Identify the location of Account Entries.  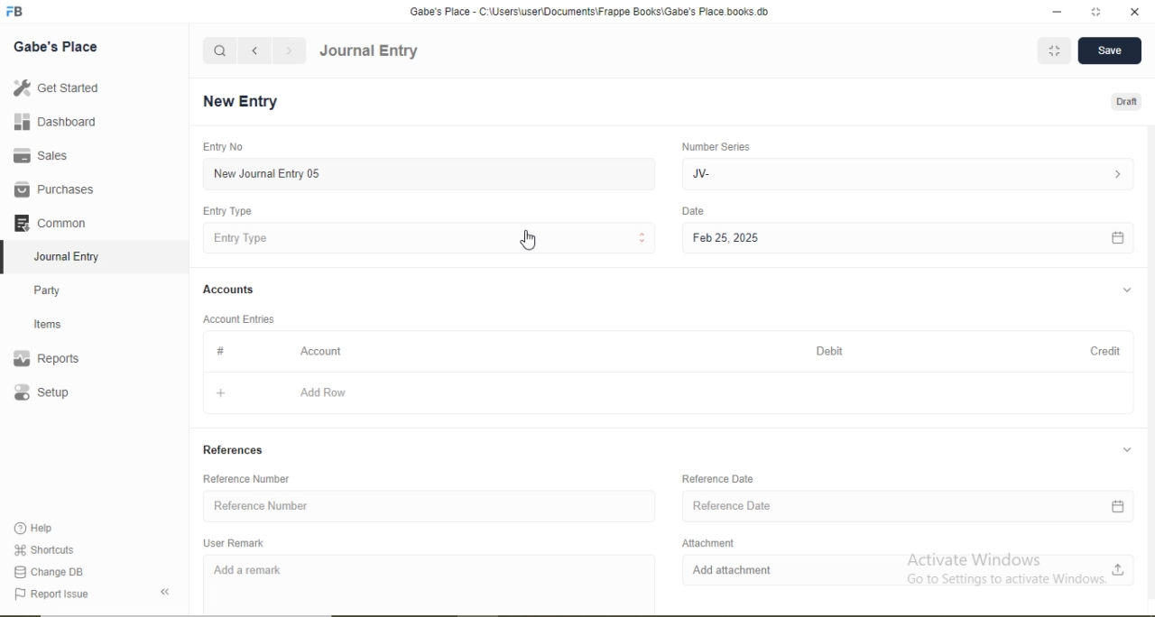
(237, 318).